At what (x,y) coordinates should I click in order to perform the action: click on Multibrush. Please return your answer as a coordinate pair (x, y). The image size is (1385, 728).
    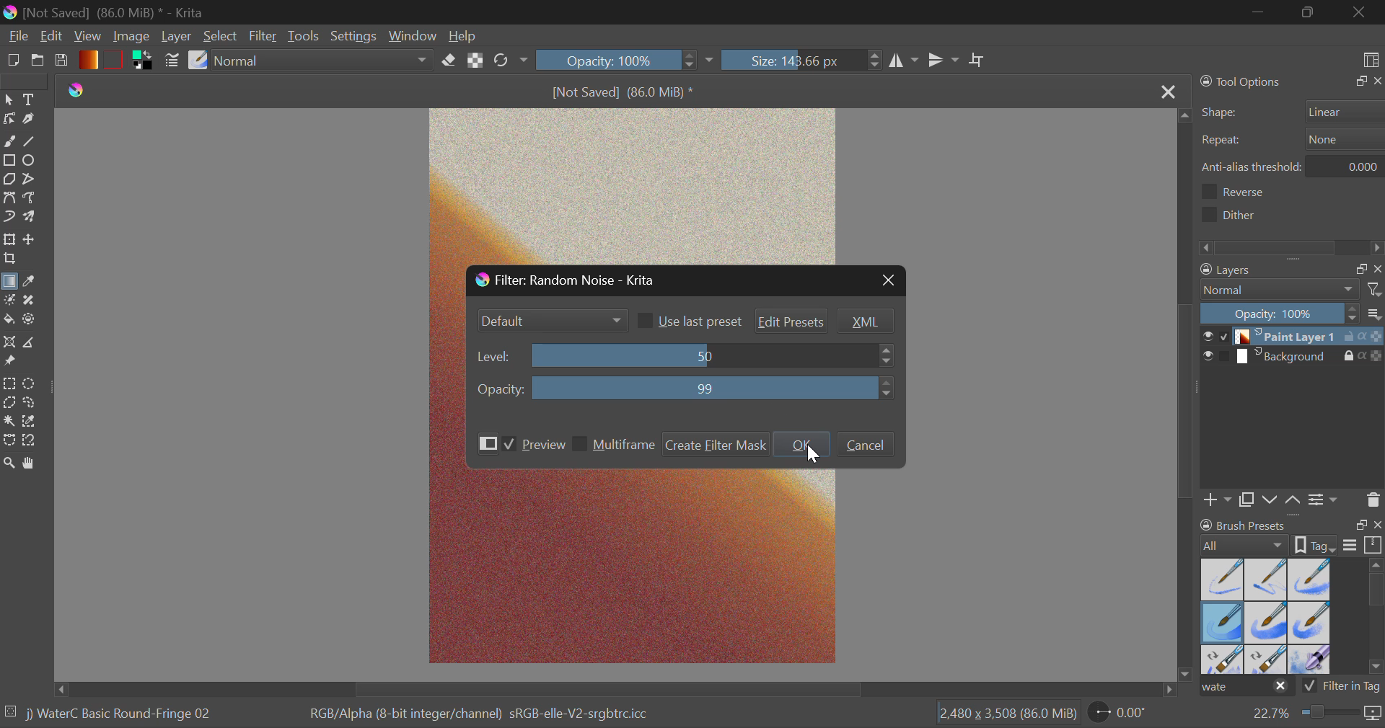
    Looking at the image, I should click on (31, 218).